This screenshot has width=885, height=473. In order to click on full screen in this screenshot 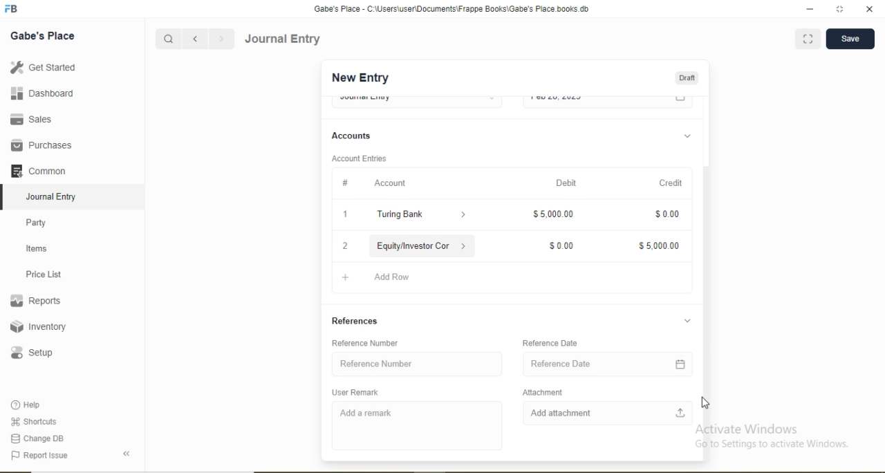, I will do `click(840, 9)`.